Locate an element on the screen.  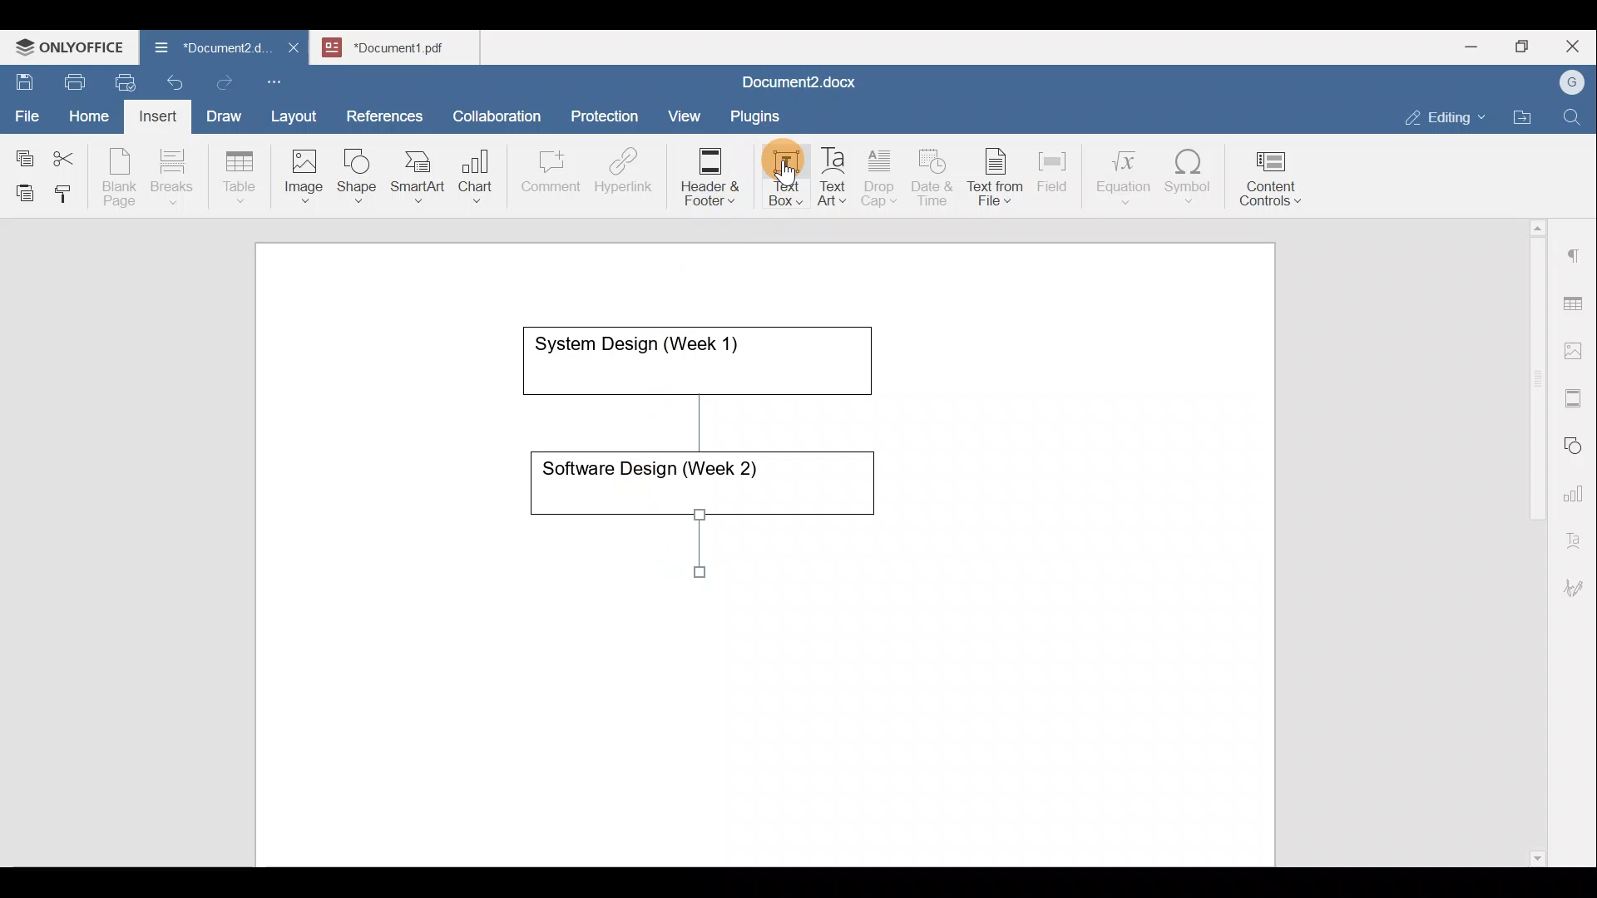
Text Art settings is located at coordinates (1575, 534).